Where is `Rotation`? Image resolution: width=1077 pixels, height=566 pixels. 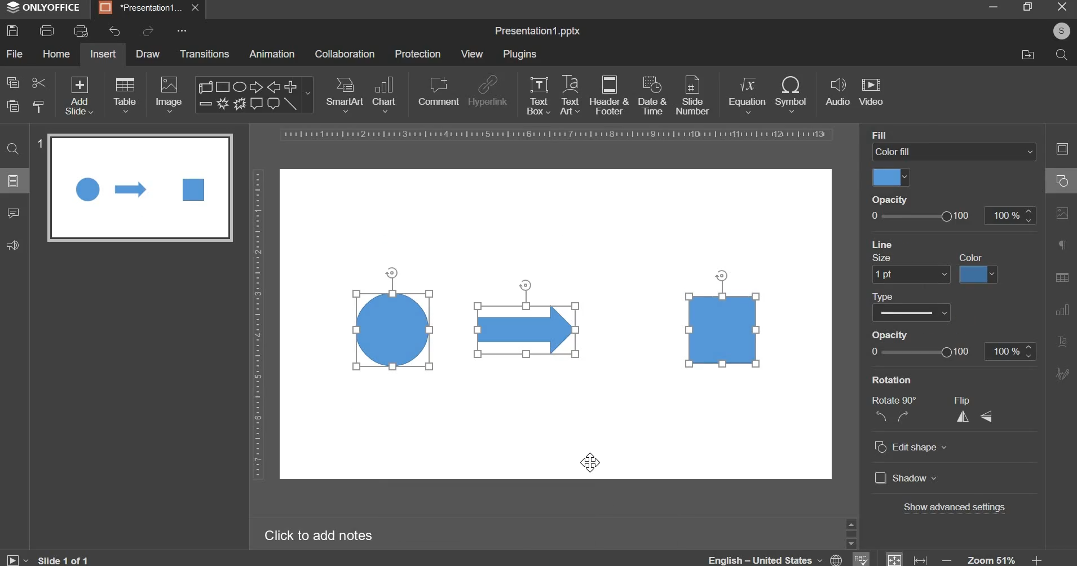
Rotation is located at coordinates (899, 379).